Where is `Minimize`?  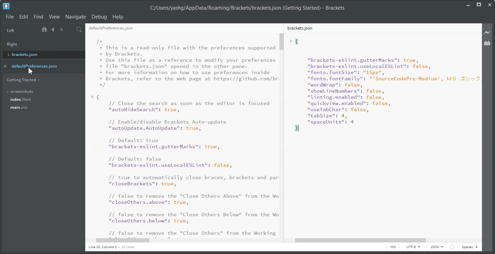 Minimize is located at coordinates (469, 4).